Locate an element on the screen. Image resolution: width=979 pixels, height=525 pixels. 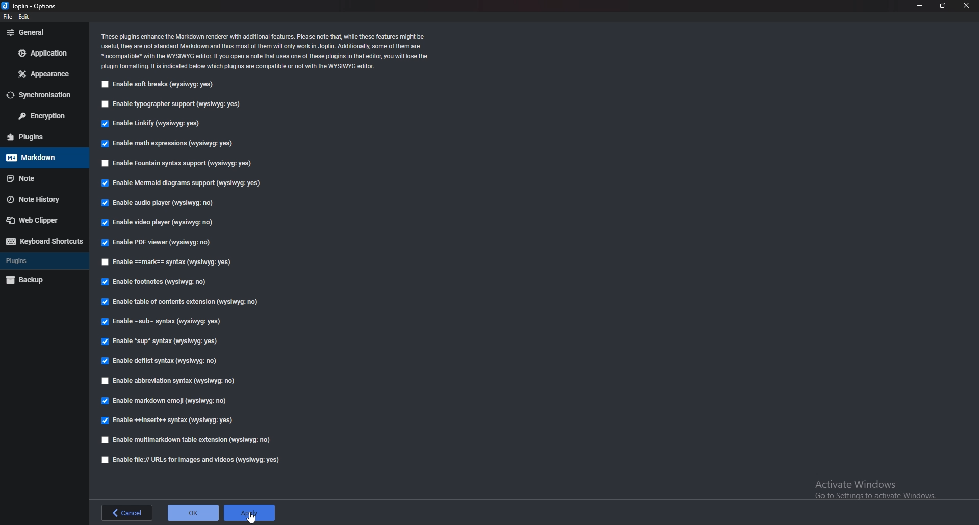
enable multimarkdown table extension is located at coordinates (187, 440).